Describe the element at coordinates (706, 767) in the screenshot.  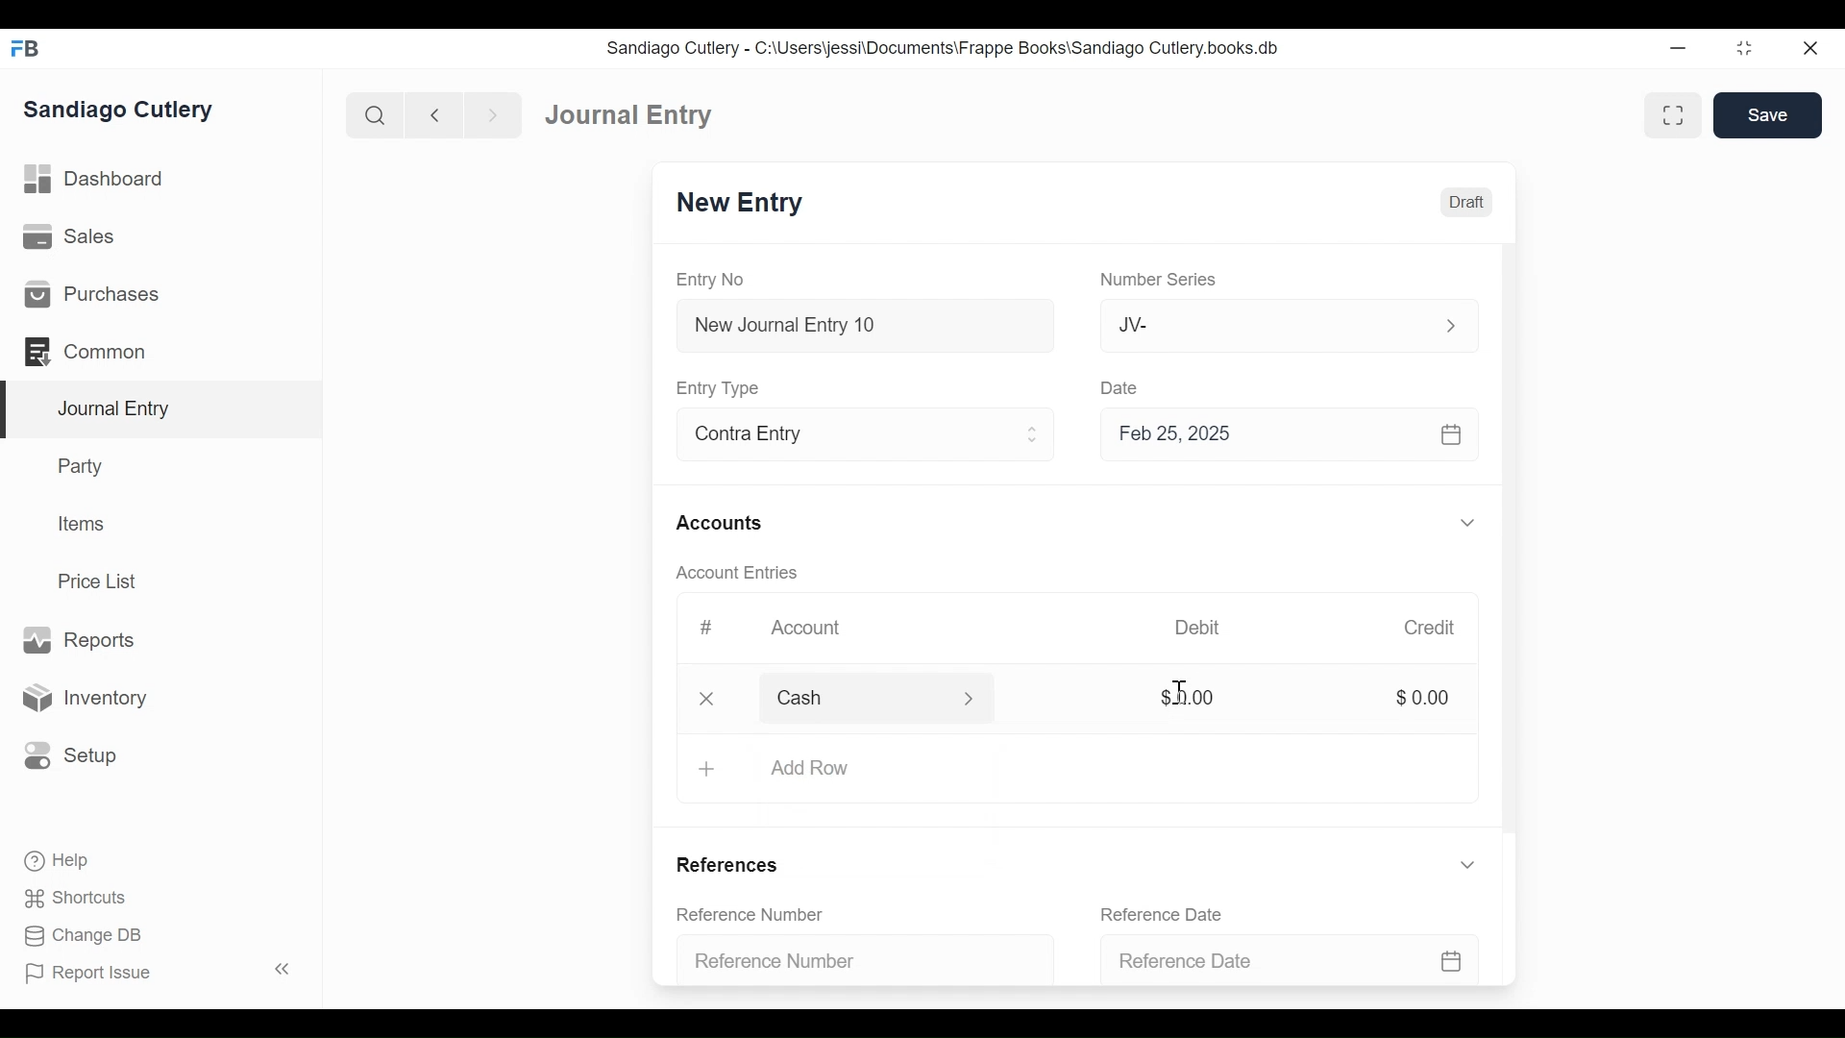
I see `+` at that location.